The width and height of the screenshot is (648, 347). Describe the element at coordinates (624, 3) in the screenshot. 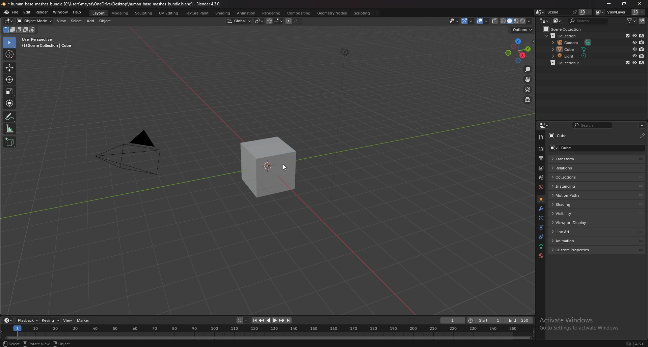

I see `resize` at that location.